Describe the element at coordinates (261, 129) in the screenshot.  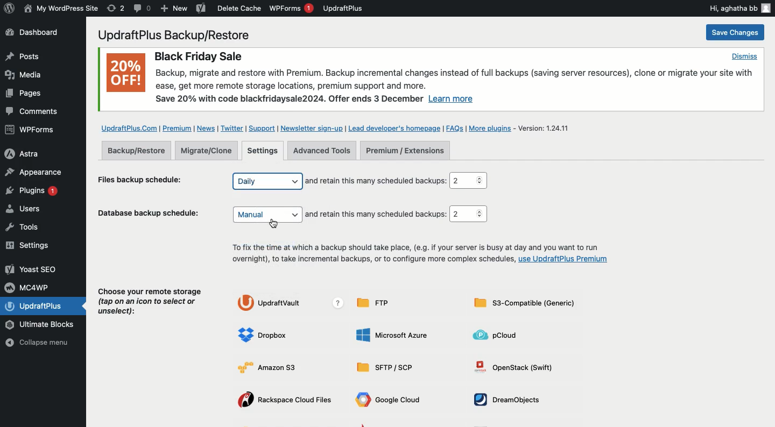
I see `Support` at that location.